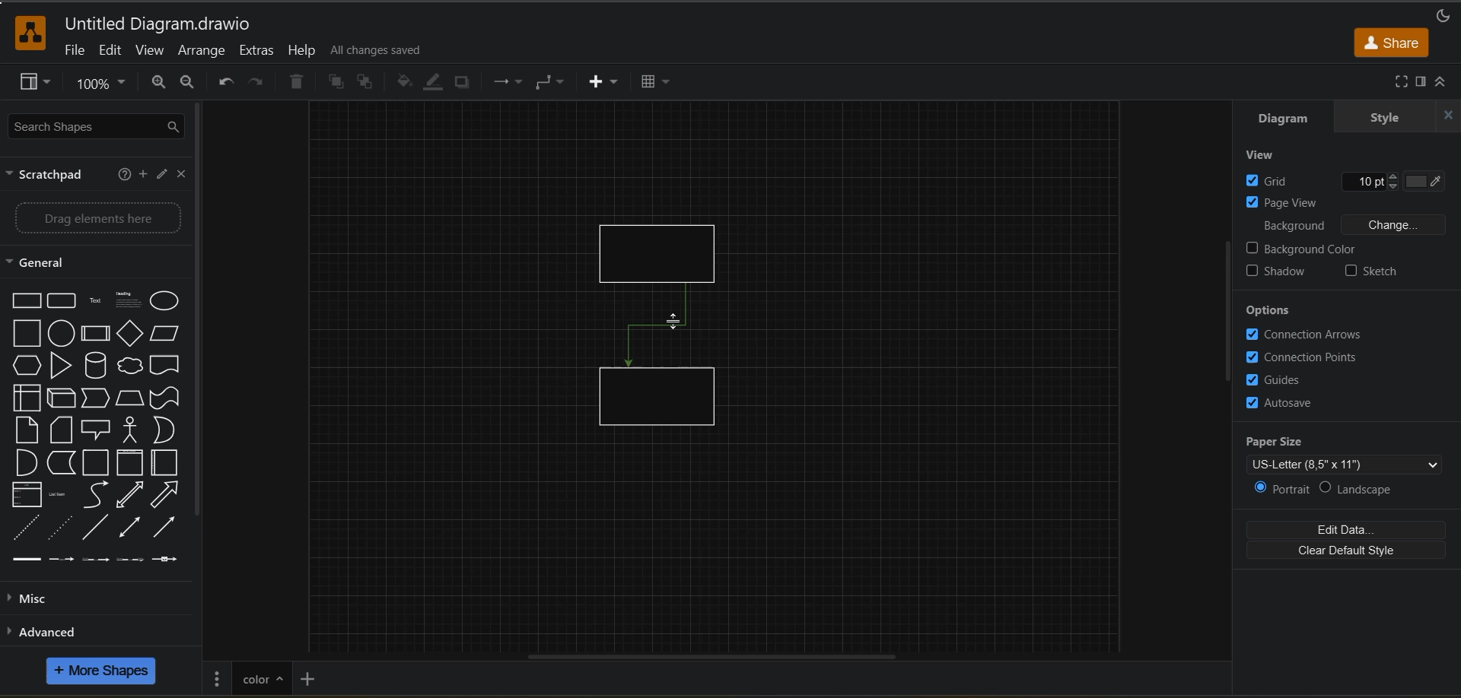 This screenshot has width=1461, height=698. Describe the element at coordinates (27, 560) in the screenshot. I see `Link` at that location.